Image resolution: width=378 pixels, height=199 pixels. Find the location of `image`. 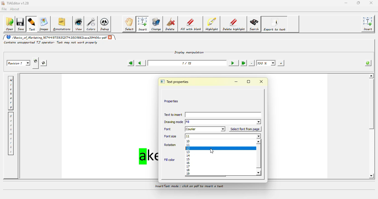

image is located at coordinates (44, 24).